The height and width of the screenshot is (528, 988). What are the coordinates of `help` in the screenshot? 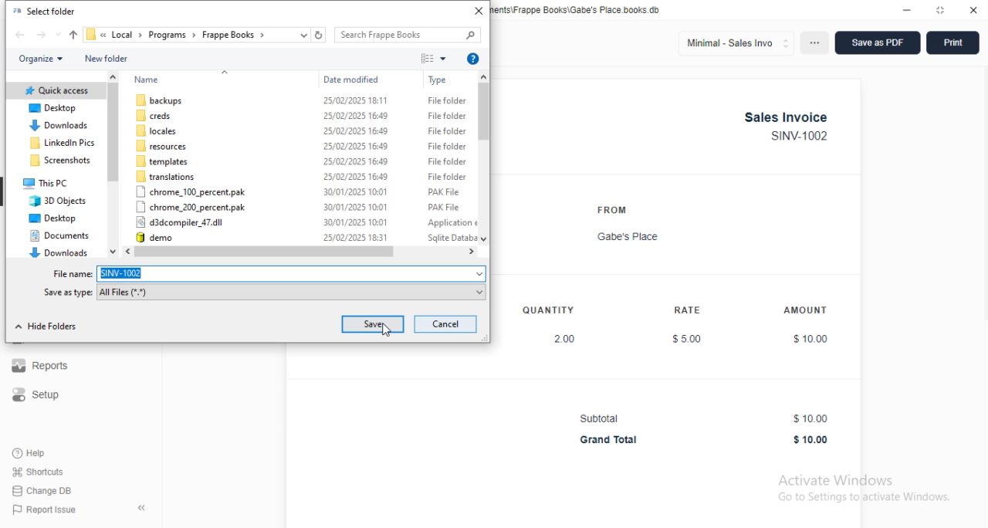 It's located at (30, 453).